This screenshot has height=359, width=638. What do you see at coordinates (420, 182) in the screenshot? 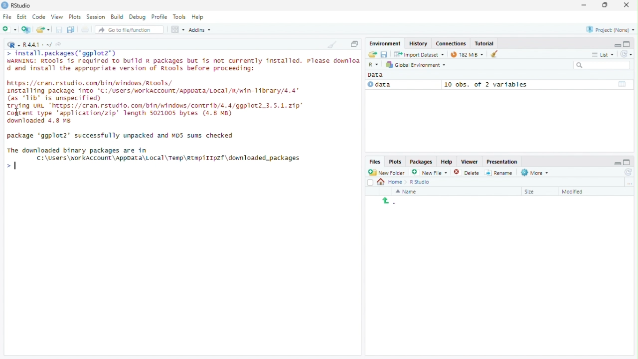
I see `R studio` at bounding box center [420, 182].